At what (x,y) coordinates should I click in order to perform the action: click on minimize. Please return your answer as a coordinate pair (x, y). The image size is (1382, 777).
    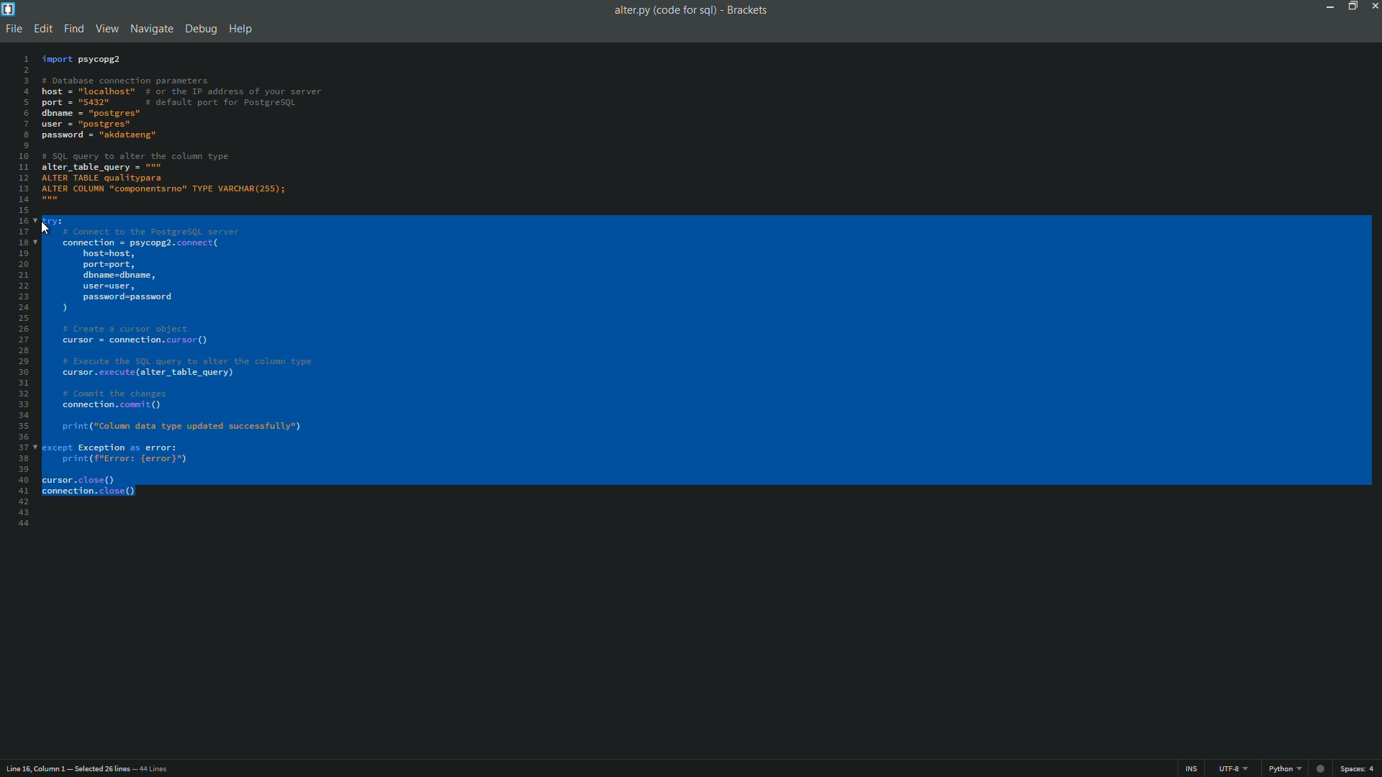
    Looking at the image, I should click on (1327, 6).